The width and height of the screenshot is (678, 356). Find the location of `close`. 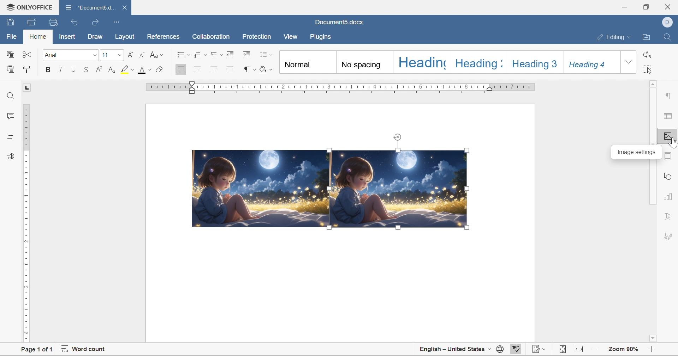

close is located at coordinates (670, 6).